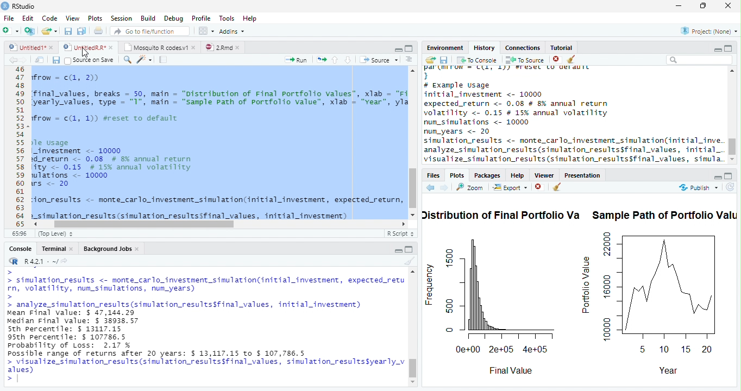 The width and height of the screenshot is (741, 391). What do you see at coordinates (718, 49) in the screenshot?
I see `Hide` at bounding box center [718, 49].